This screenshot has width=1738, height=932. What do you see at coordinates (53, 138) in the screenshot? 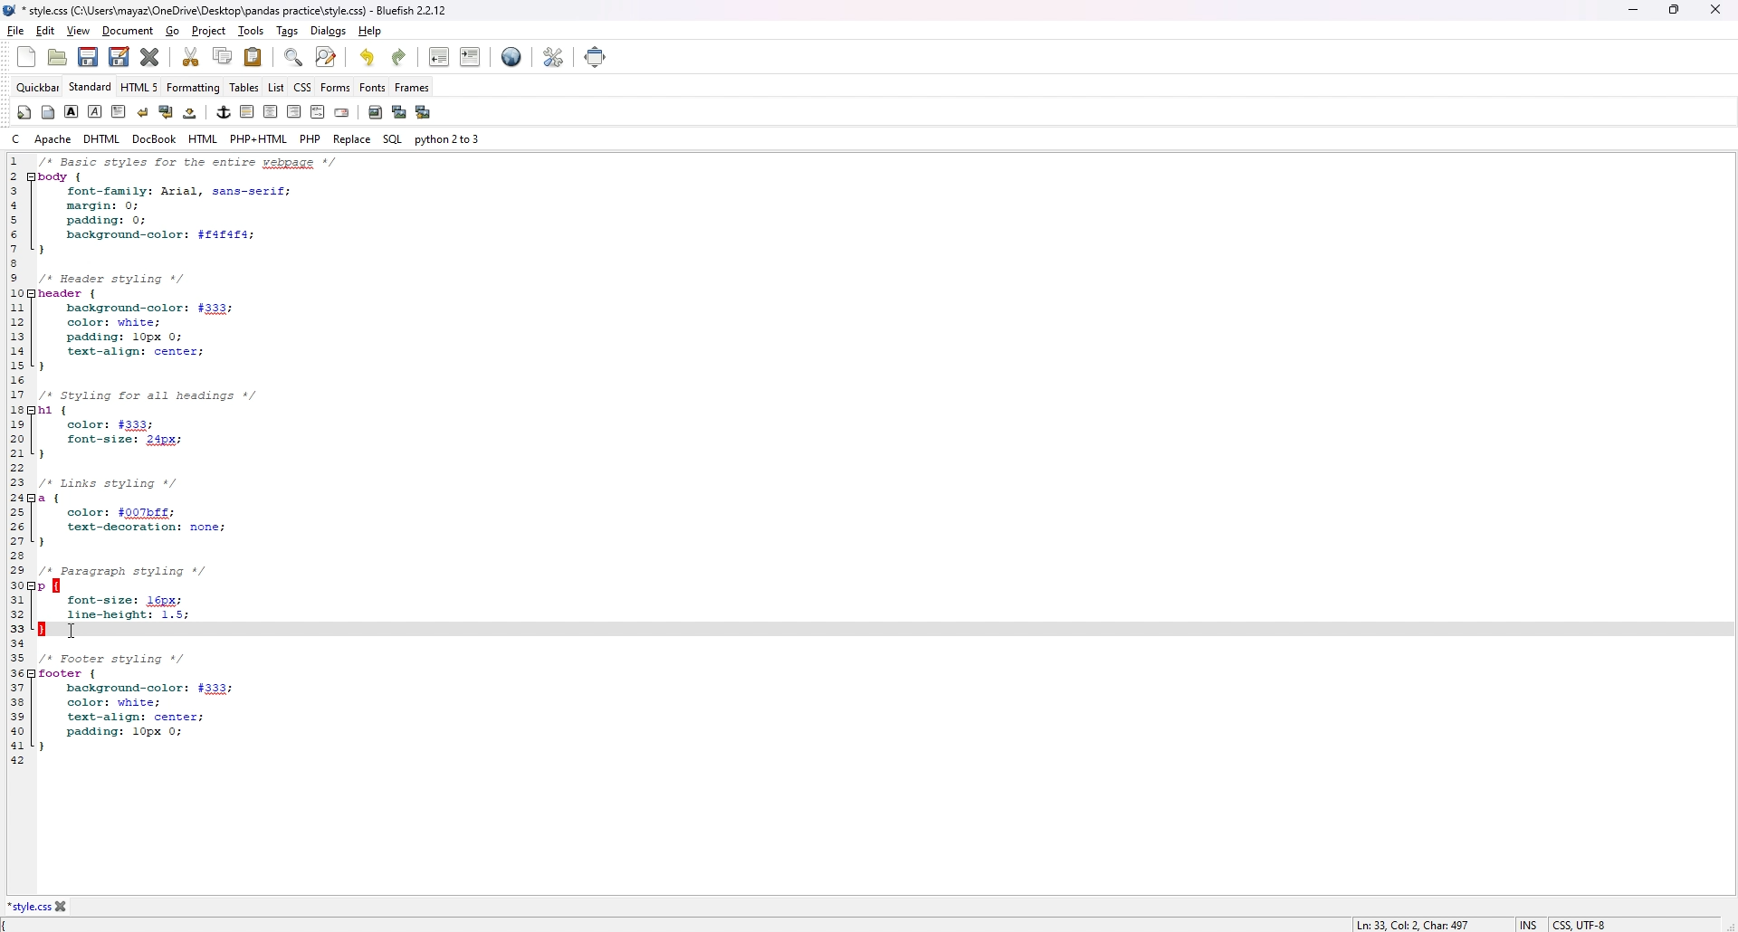
I see `apache` at bounding box center [53, 138].